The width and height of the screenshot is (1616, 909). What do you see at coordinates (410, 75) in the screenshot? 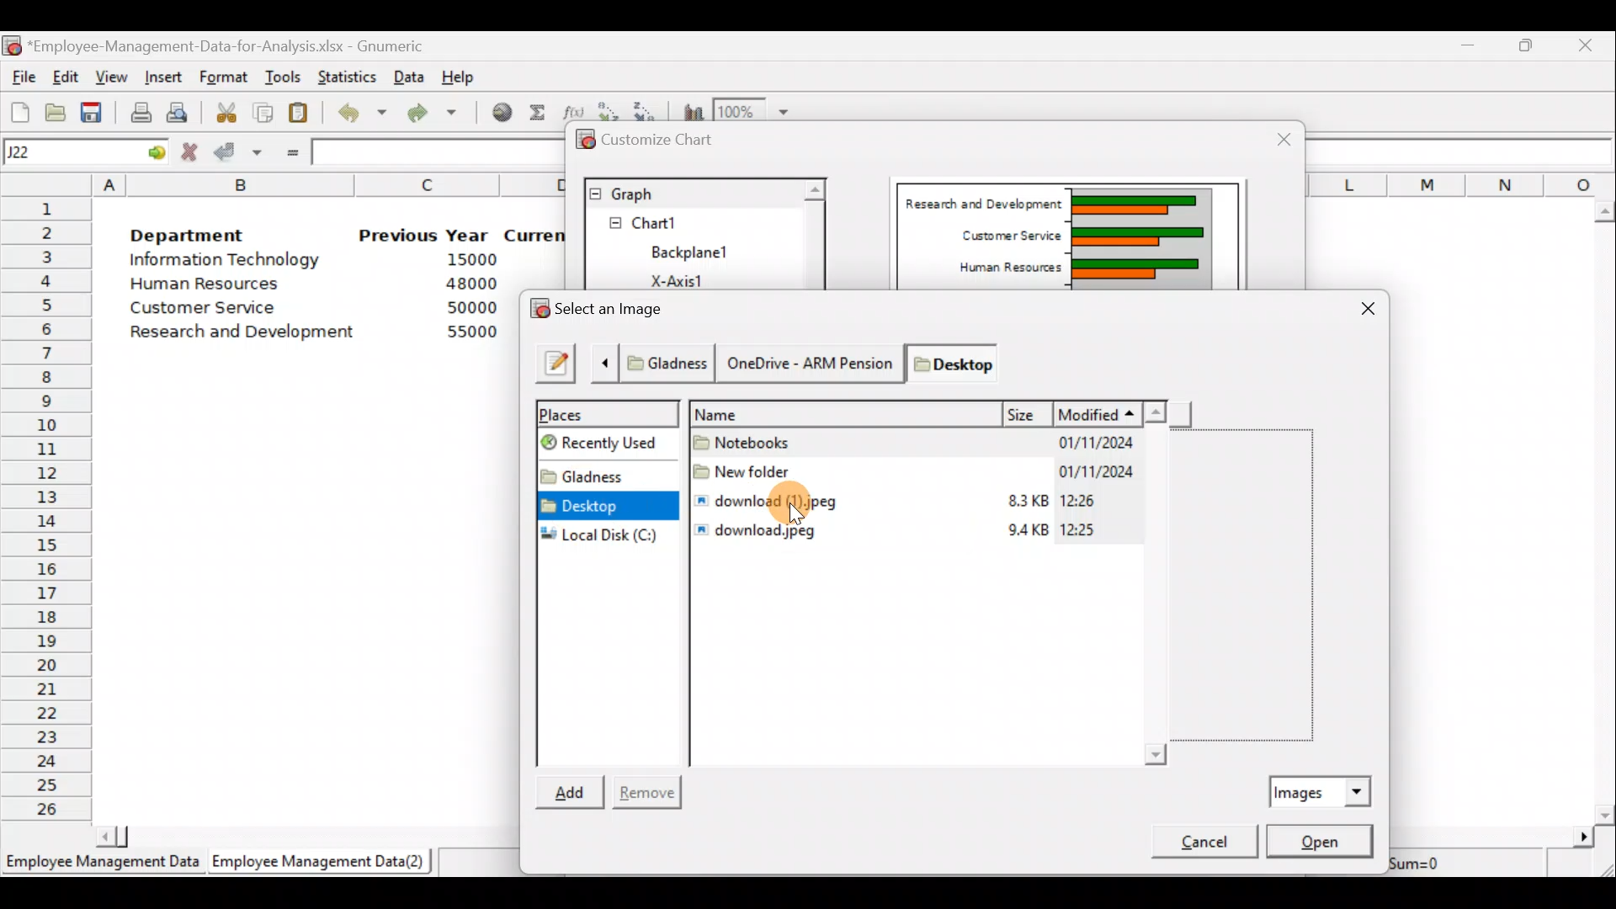
I see `Data` at bounding box center [410, 75].